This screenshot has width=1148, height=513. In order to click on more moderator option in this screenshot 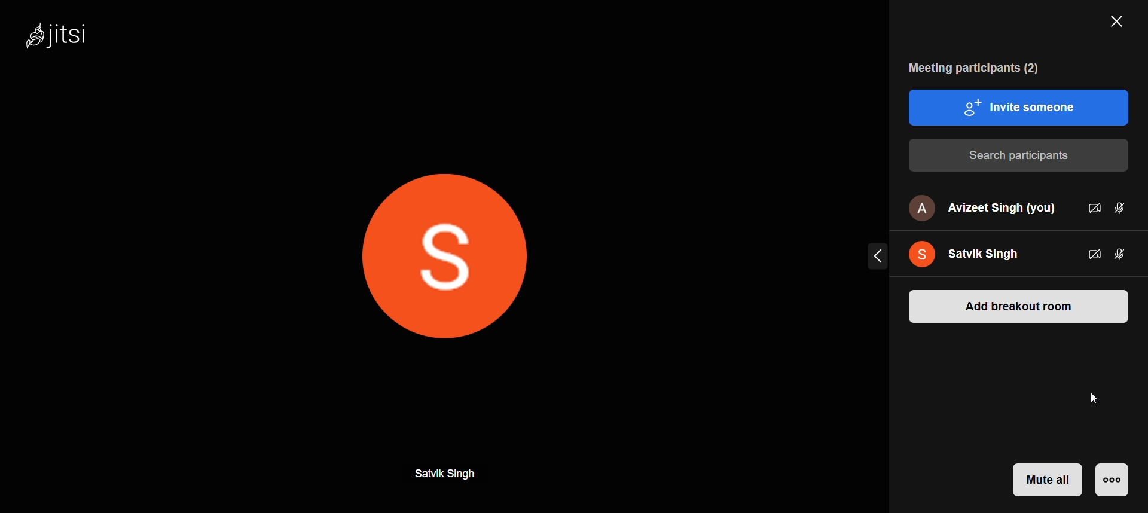, I will do `click(1112, 480)`.